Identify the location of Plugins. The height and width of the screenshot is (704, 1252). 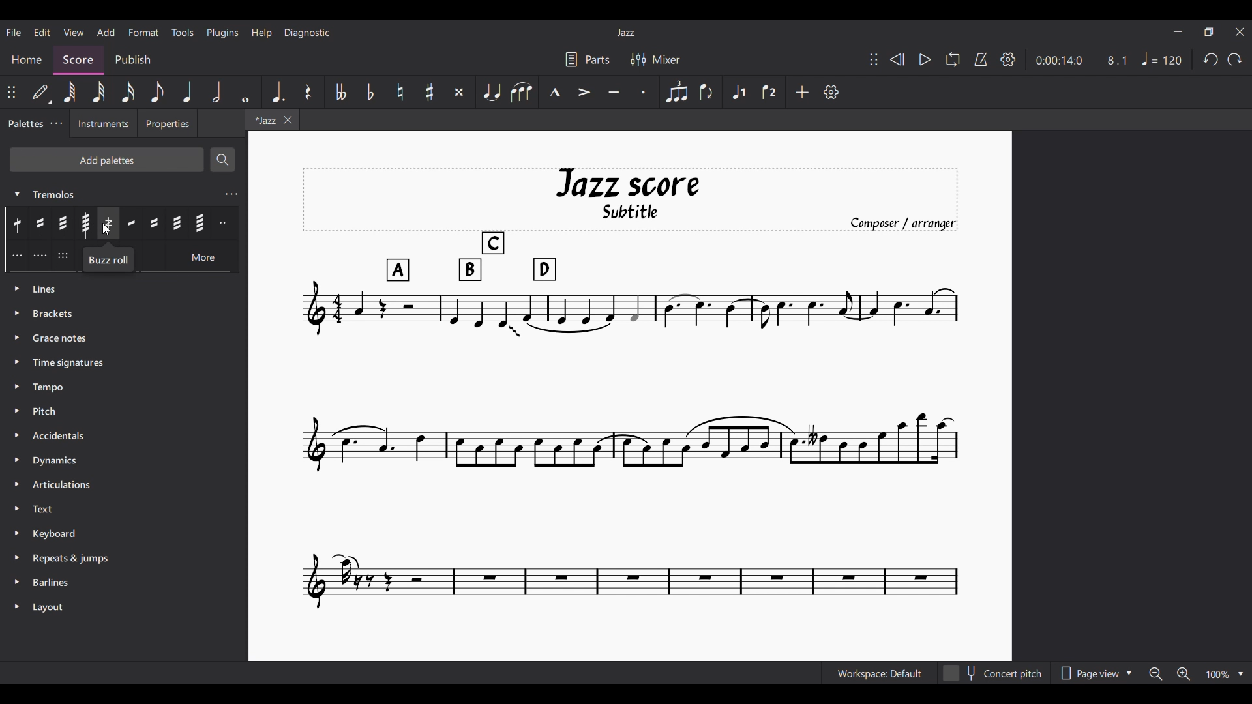
(223, 33).